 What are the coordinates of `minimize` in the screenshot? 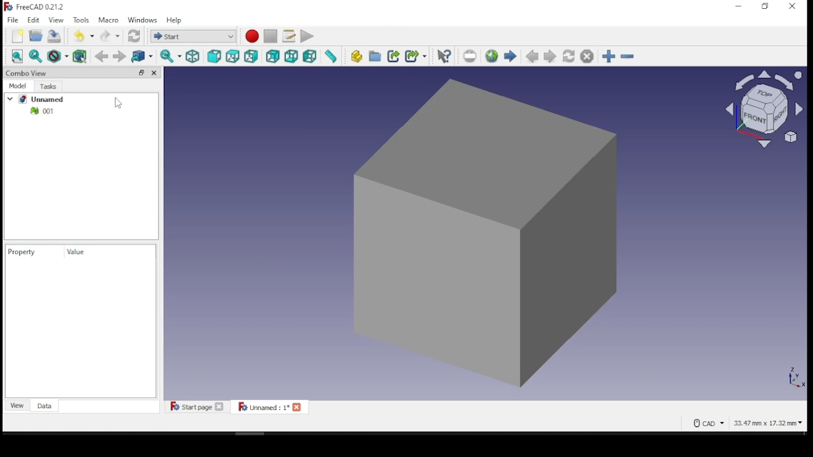 It's located at (737, 7).